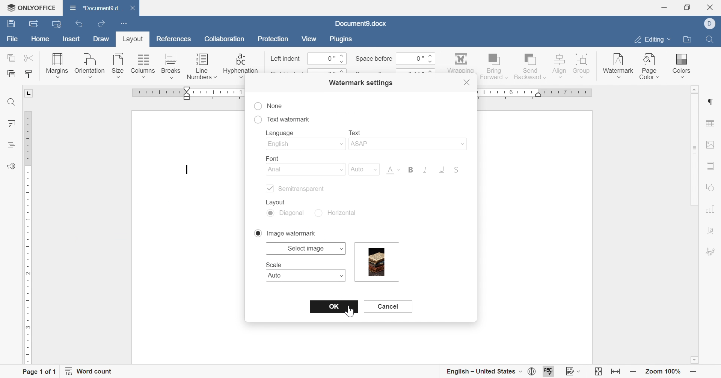  What do you see at coordinates (131, 40) in the screenshot?
I see `layout` at bounding box center [131, 40].